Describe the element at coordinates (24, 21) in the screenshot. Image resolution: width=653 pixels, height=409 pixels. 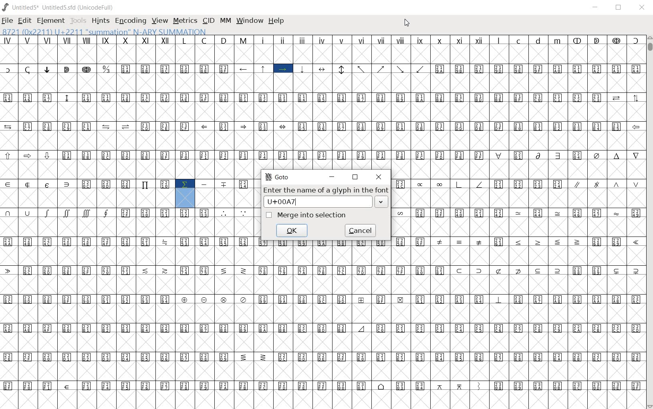
I see `EDIT` at that location.